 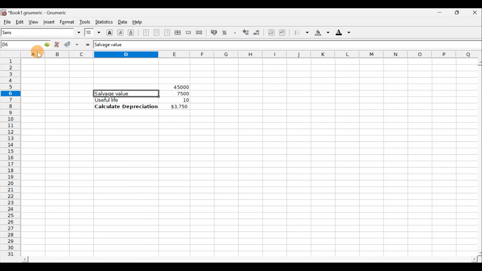 I want to click on Salvage value, so click(x=109, y=44).